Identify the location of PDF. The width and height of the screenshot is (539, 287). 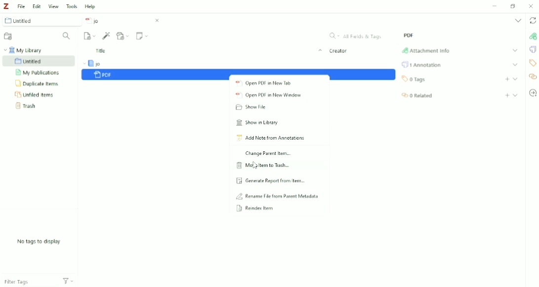
(239, 74).